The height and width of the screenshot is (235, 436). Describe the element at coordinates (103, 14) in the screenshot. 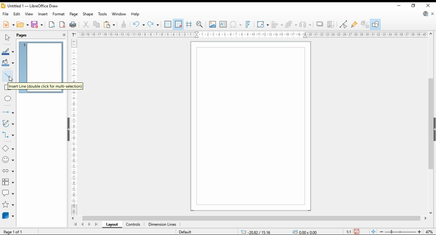

I see `tools` at that location.